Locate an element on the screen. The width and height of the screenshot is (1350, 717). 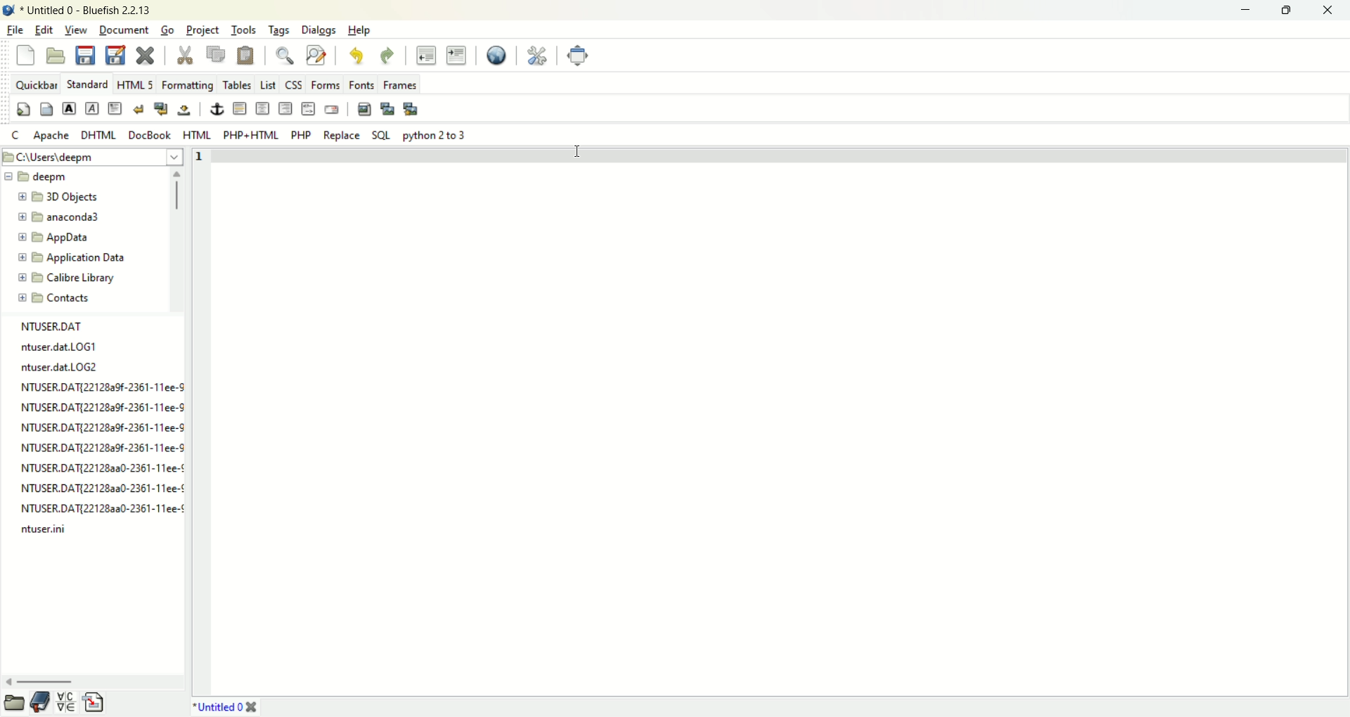
non breaking space is located at coordinates (183, 110).